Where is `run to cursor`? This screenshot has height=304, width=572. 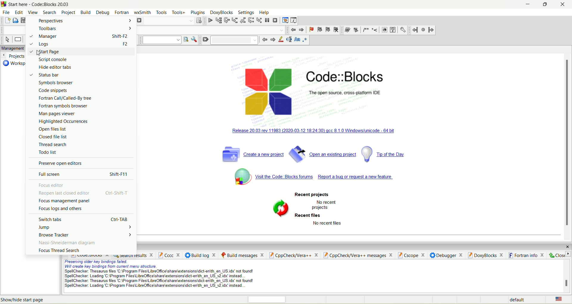 run to cursor is located at coordinates (218, 20).